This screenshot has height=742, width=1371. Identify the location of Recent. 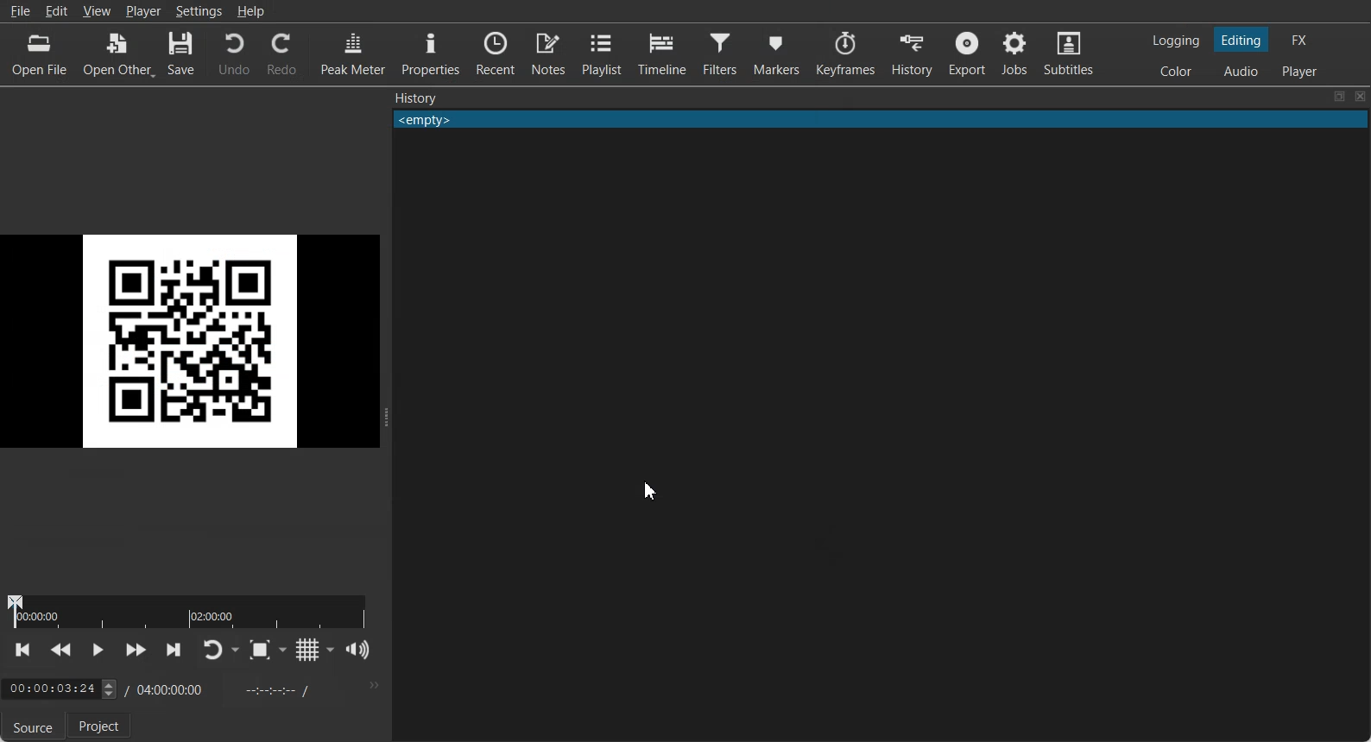
(496, 52).